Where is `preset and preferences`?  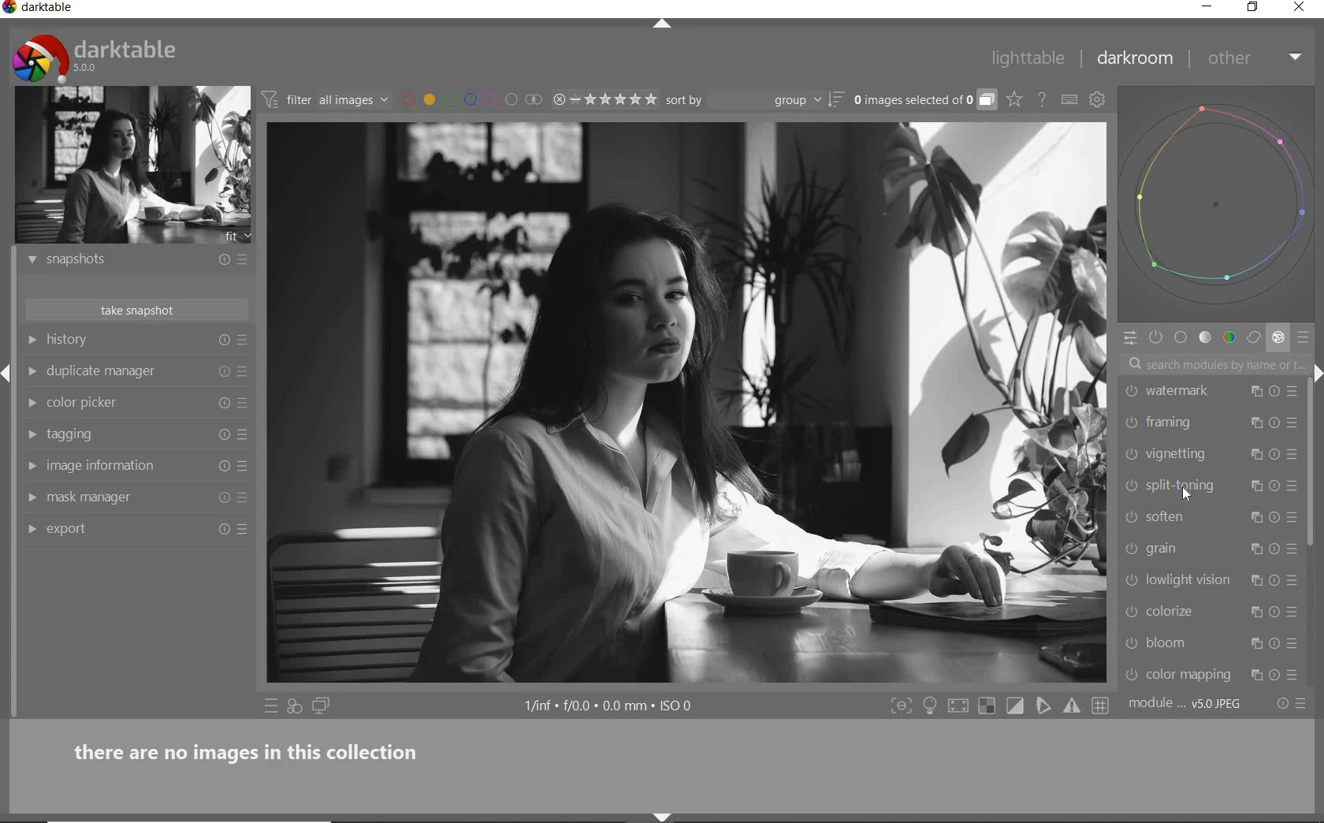 preset and preferences is located at coordinates (247, 404).